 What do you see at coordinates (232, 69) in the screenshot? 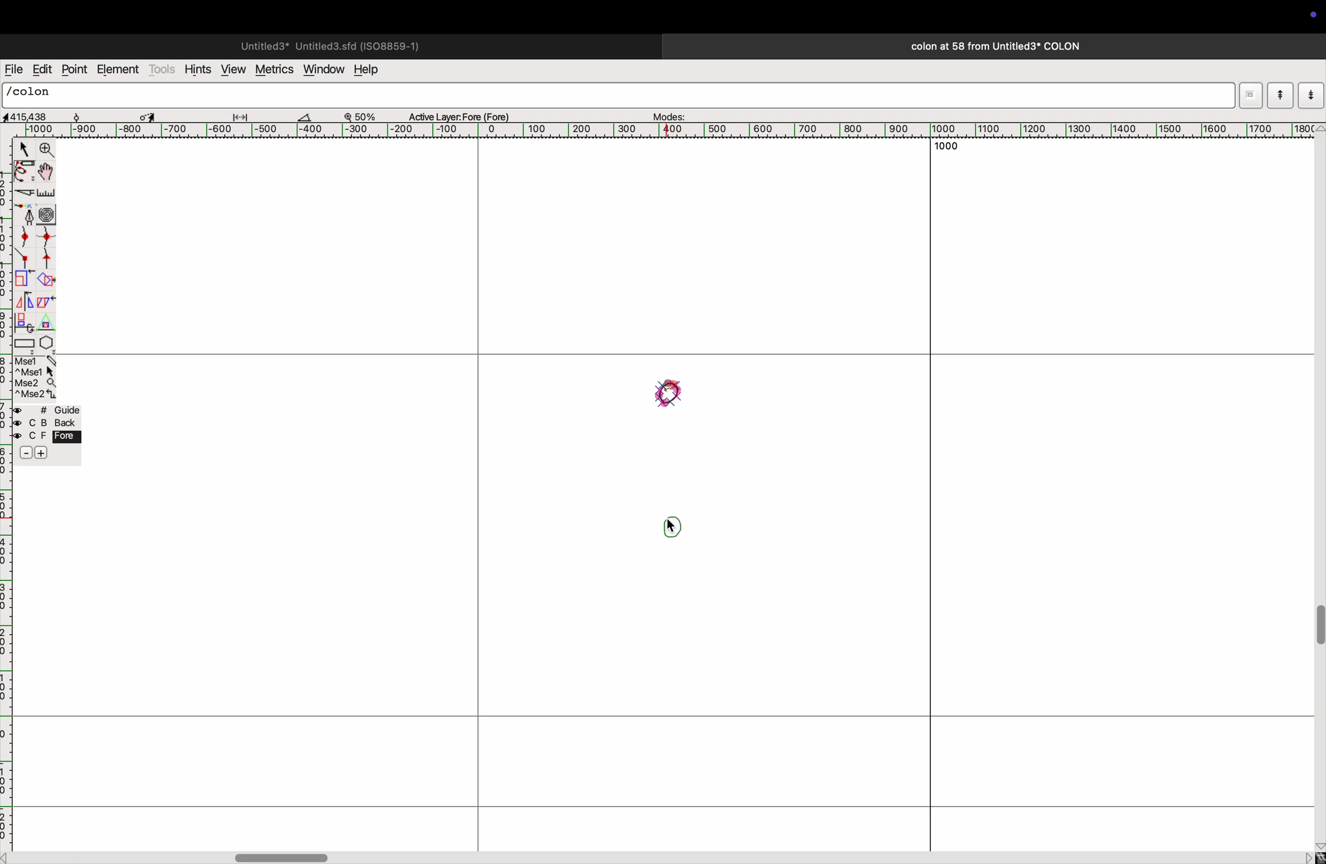
I see `view` at bounding box center [232, 69].